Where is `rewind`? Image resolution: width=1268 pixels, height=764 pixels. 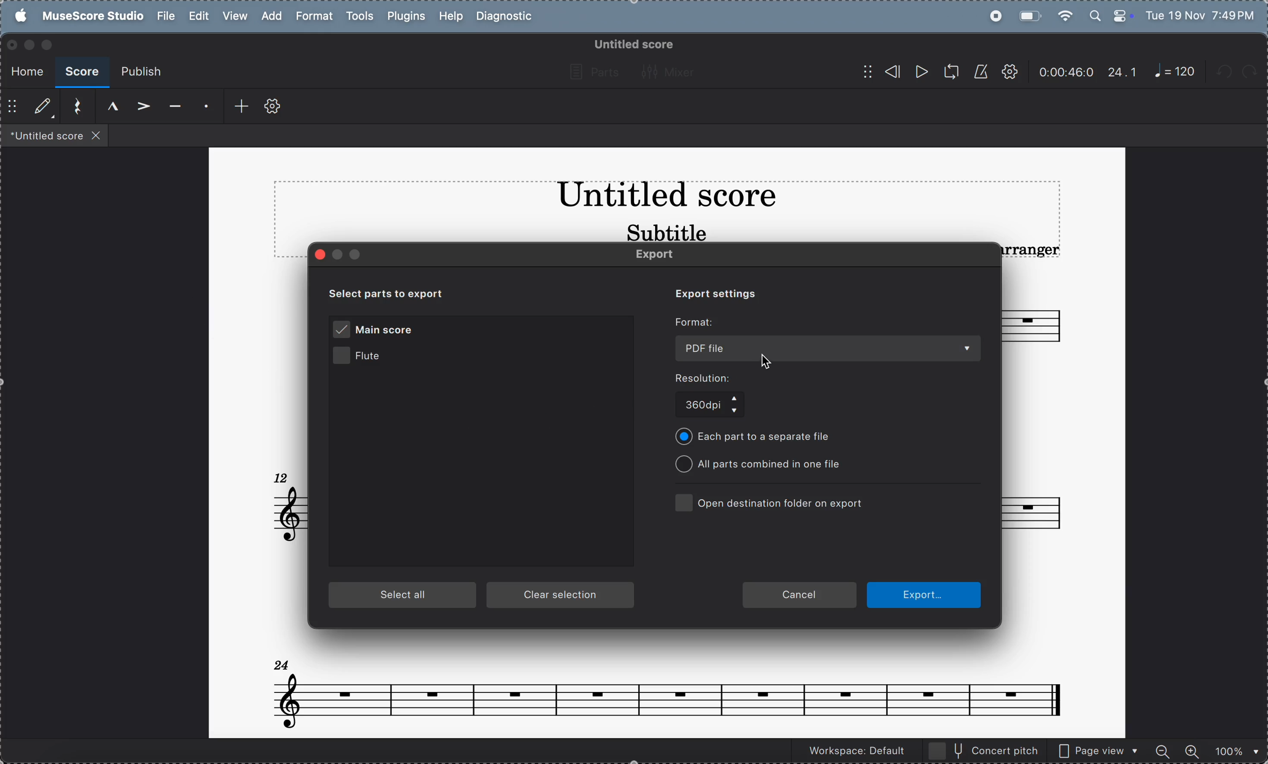
rewind is located at coordinates (880, 72).